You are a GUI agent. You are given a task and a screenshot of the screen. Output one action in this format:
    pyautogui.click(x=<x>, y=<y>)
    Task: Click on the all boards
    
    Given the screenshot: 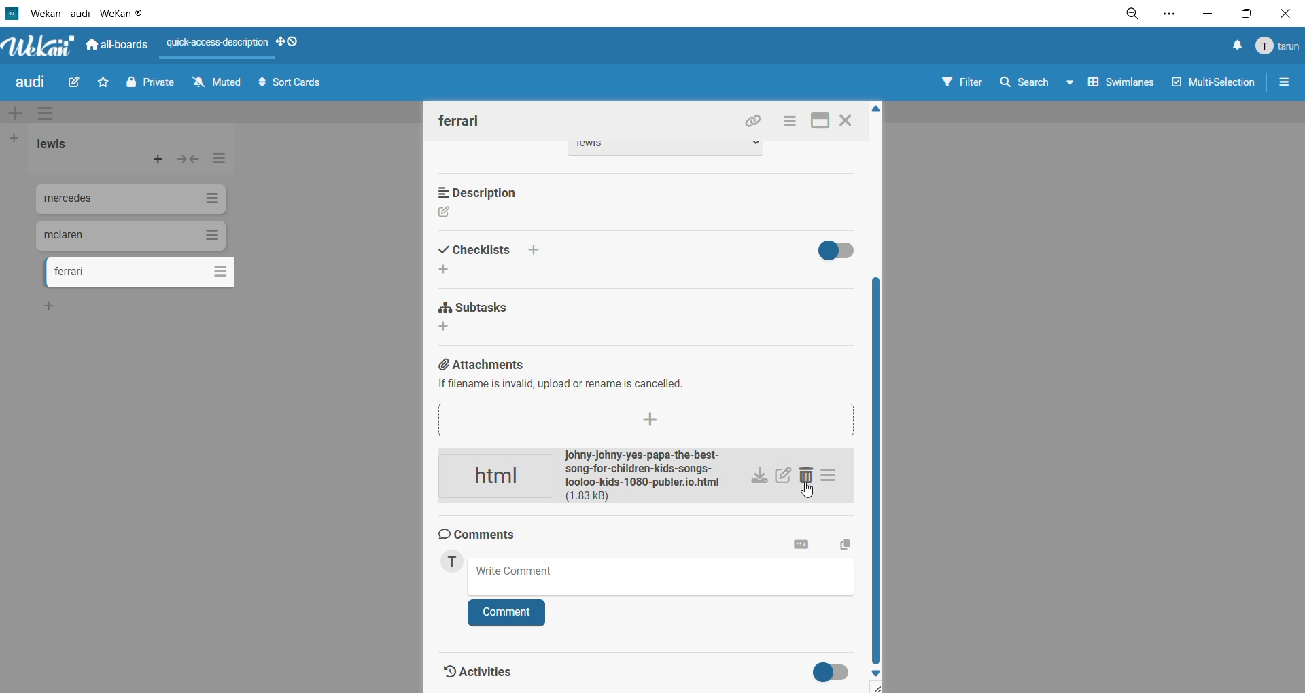 What is the action you would take?
    pyautogui.click(x=116, y=46)
    